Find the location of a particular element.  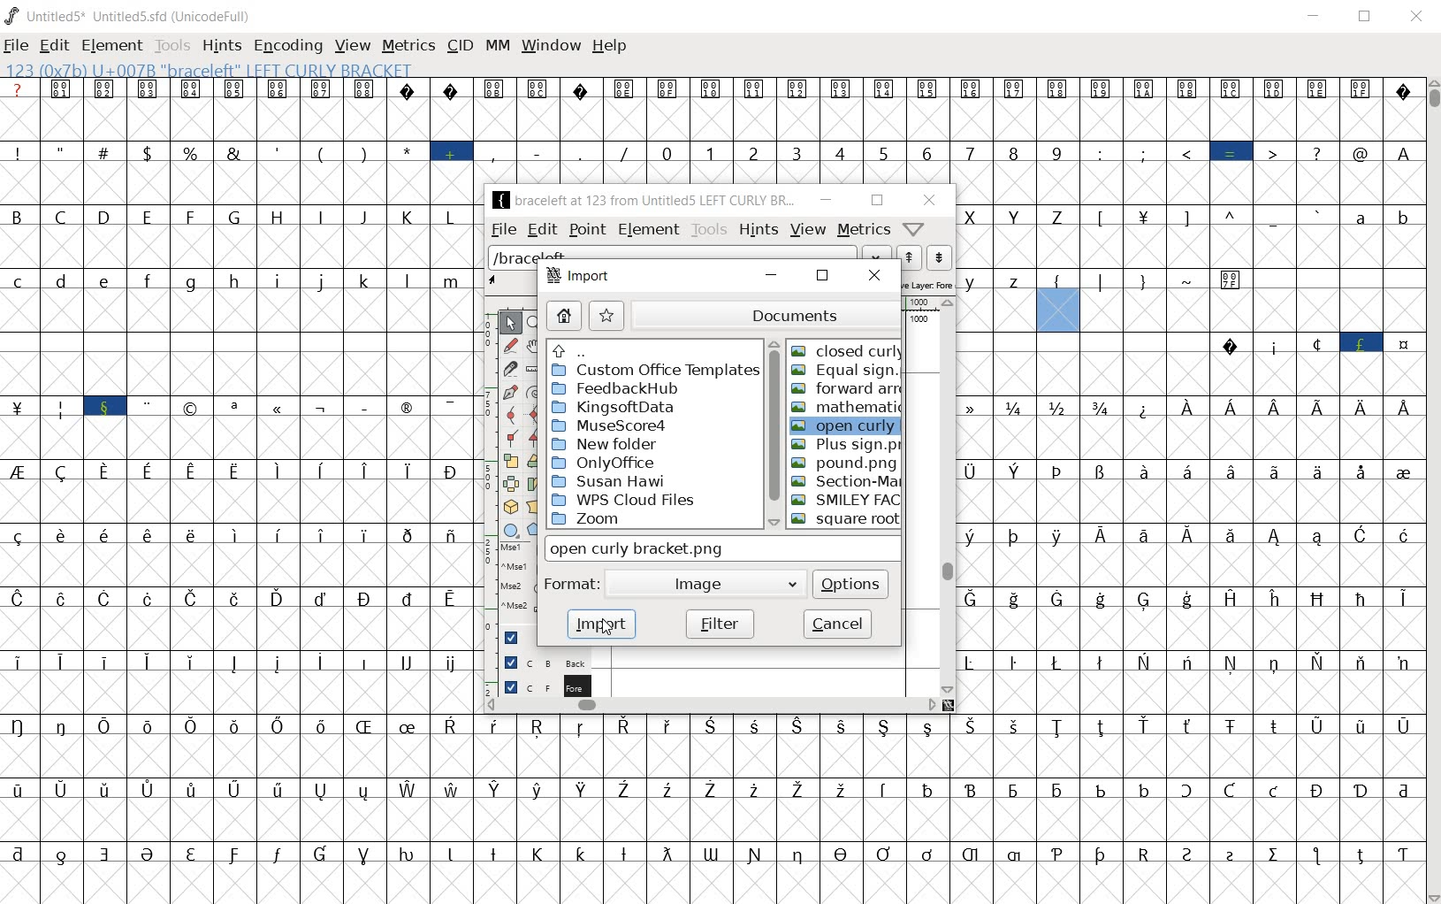

close is located at coordinates (1418, 13).